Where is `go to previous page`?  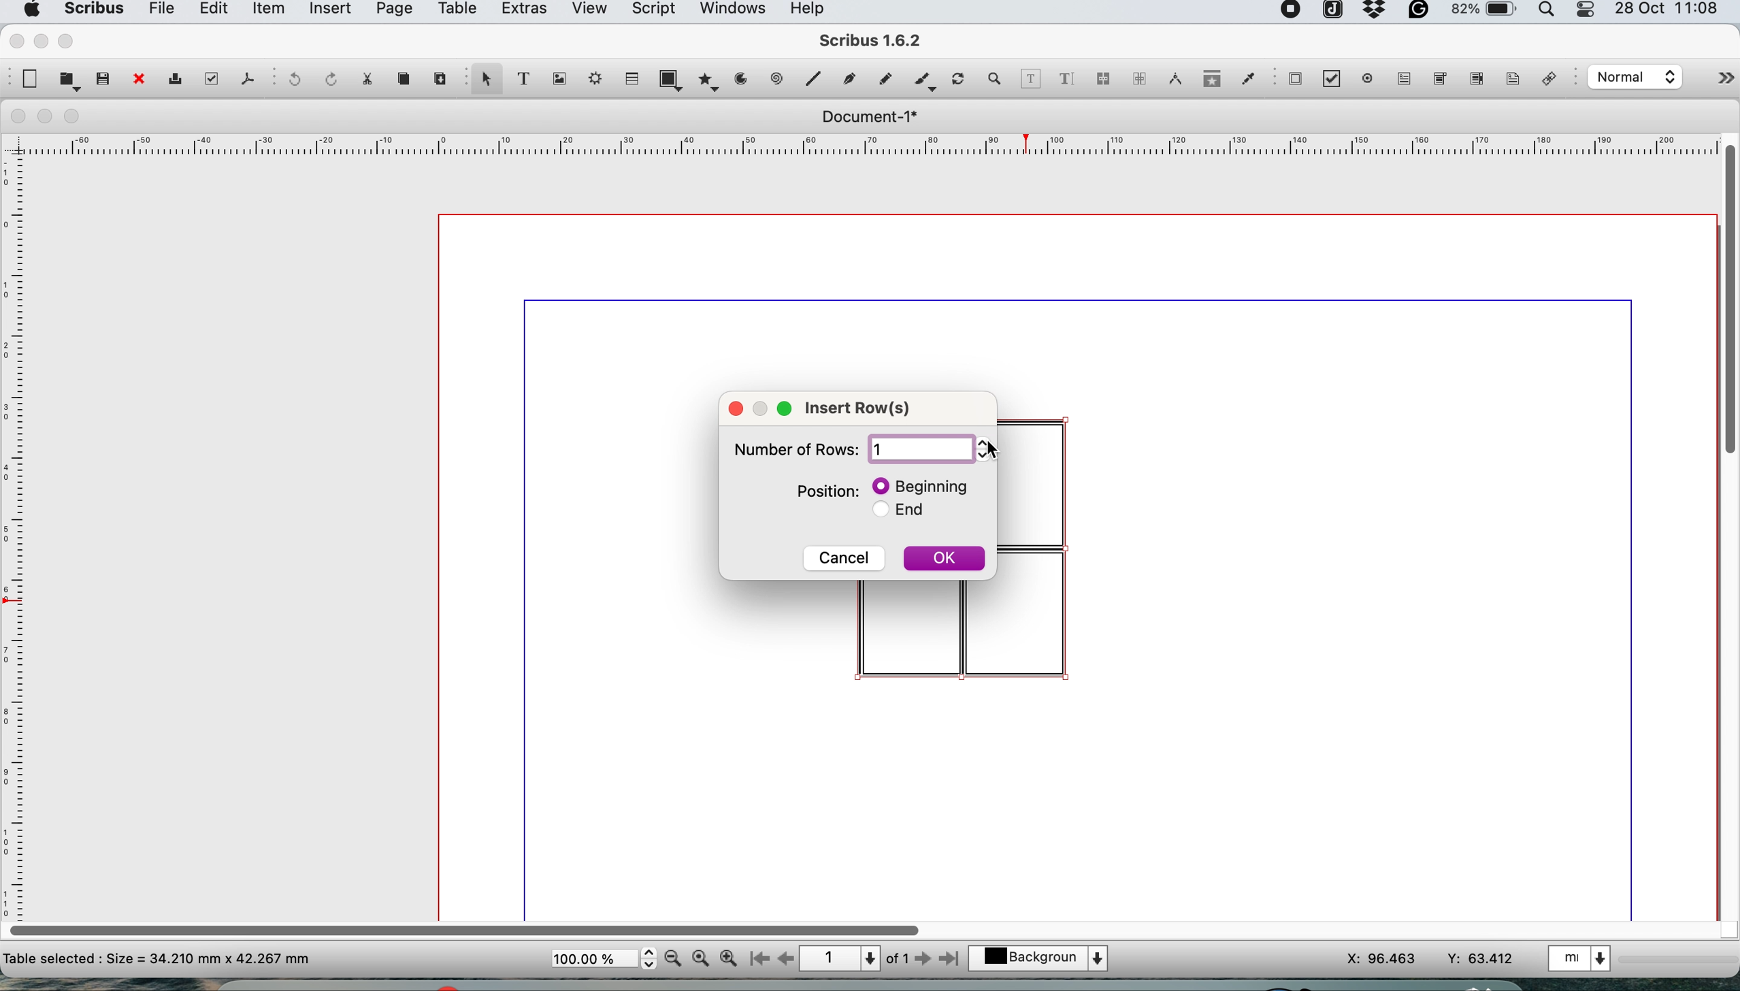 go to previous page is located at coordinates (785, 960).